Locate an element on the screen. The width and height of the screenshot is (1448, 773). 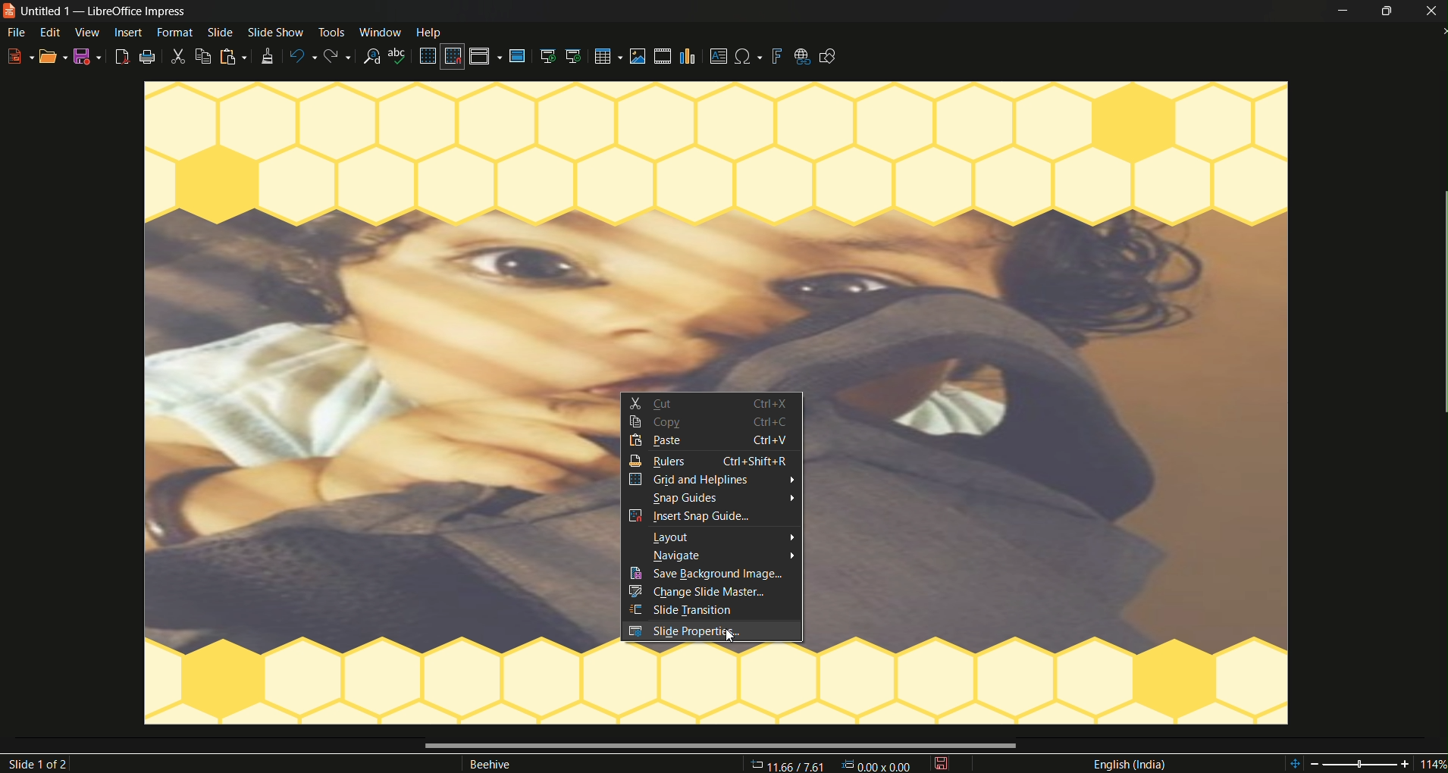
save background is located at coordinates (708, 574).